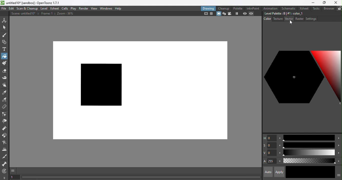 The image size is (342, 180). Describe the element at coordinates (35, 3) in the screenshot. I see `File name` at that location.